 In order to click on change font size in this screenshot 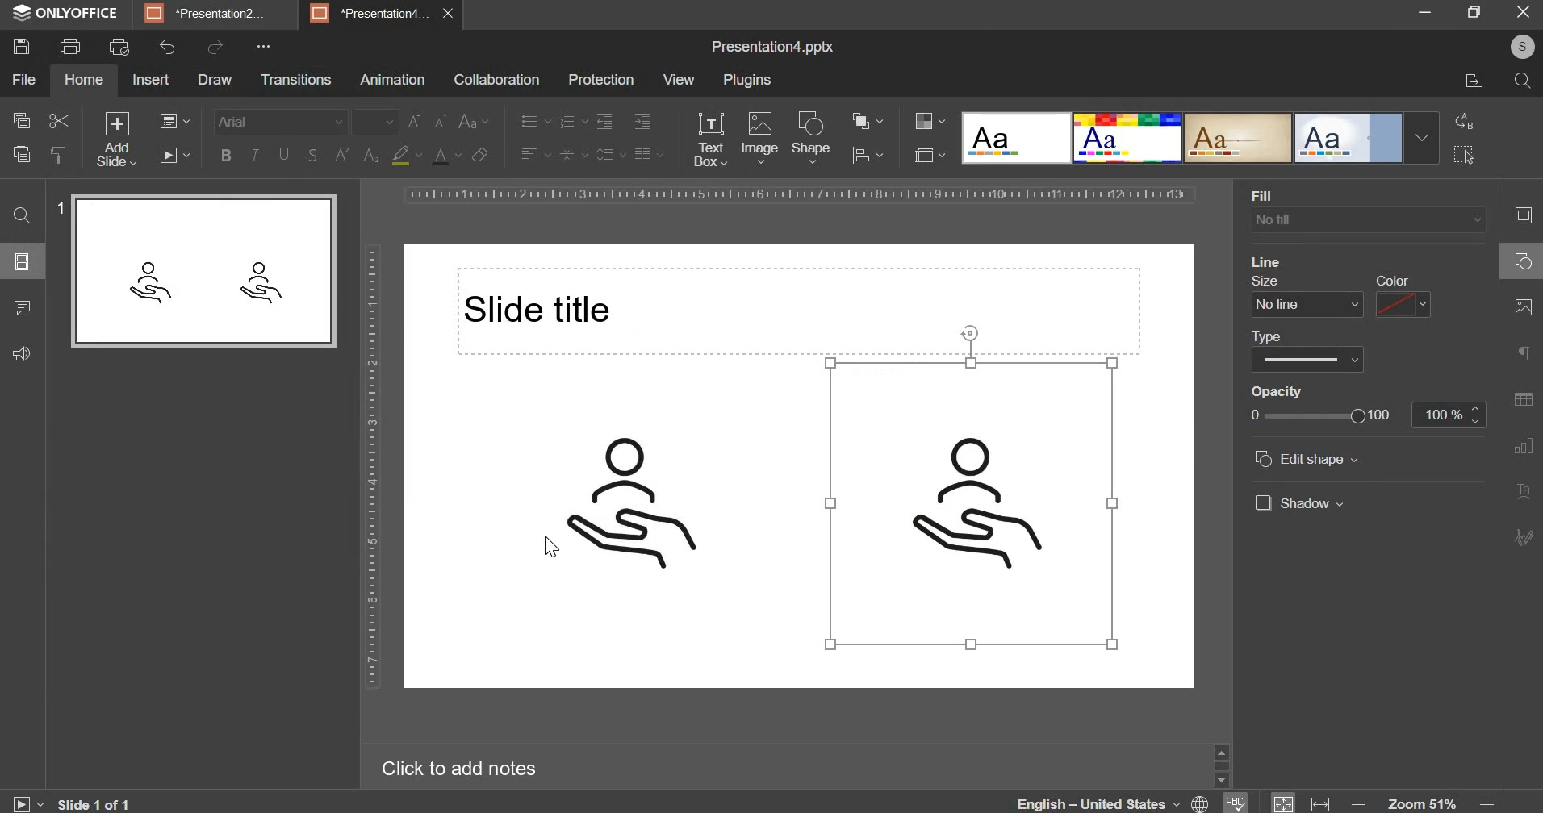, I will do `click(428, 120)`.